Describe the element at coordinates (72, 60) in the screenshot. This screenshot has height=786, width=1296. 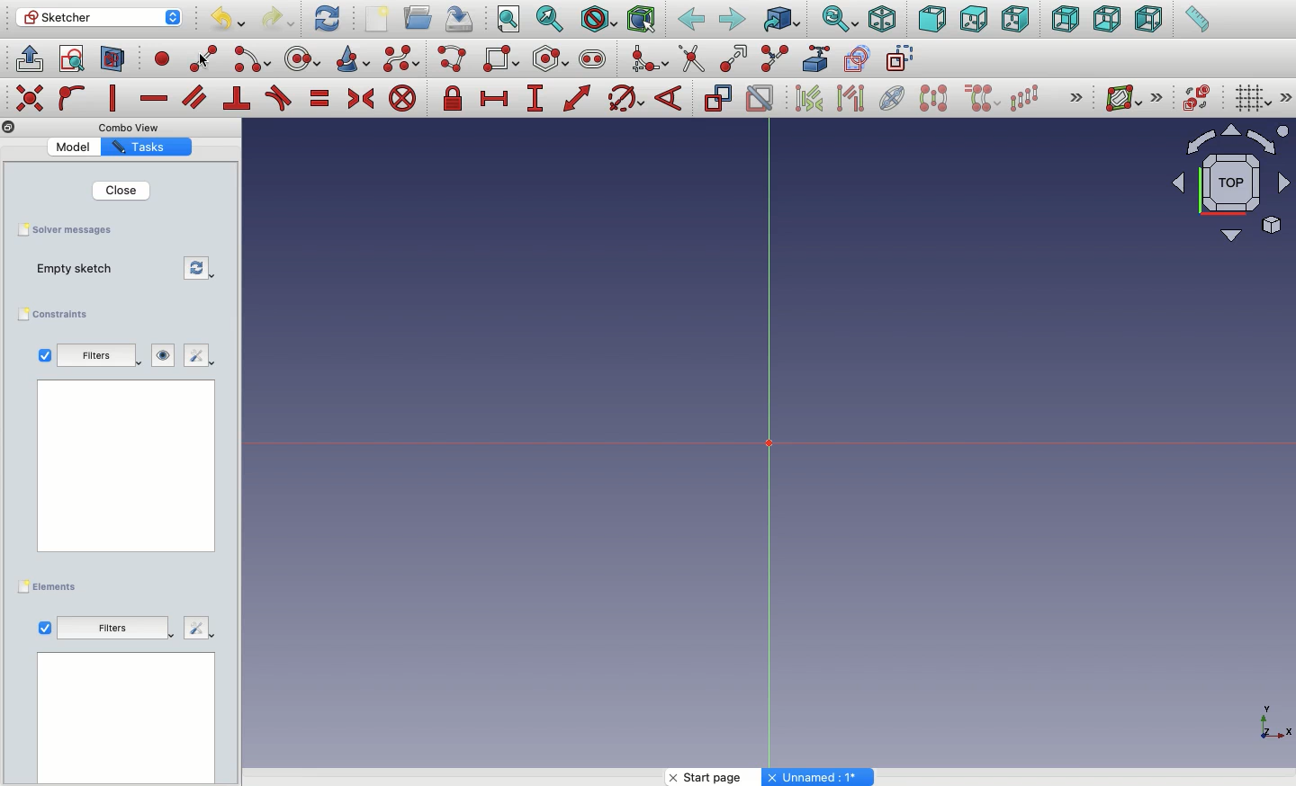
I see `View sketch` at that location.